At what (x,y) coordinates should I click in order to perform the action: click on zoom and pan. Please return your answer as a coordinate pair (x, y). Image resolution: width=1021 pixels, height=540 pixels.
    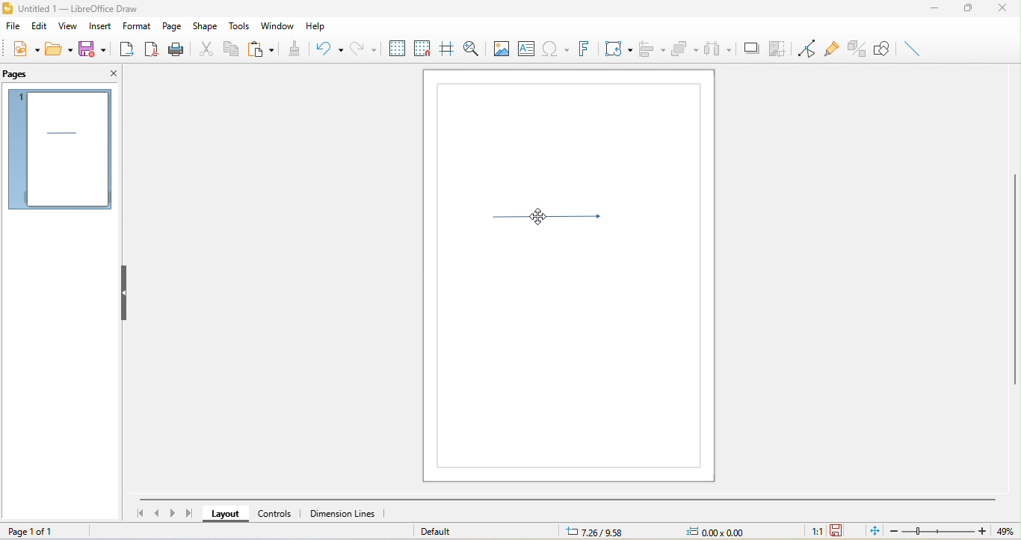
    Looking at the image, I should click on (469, 47).